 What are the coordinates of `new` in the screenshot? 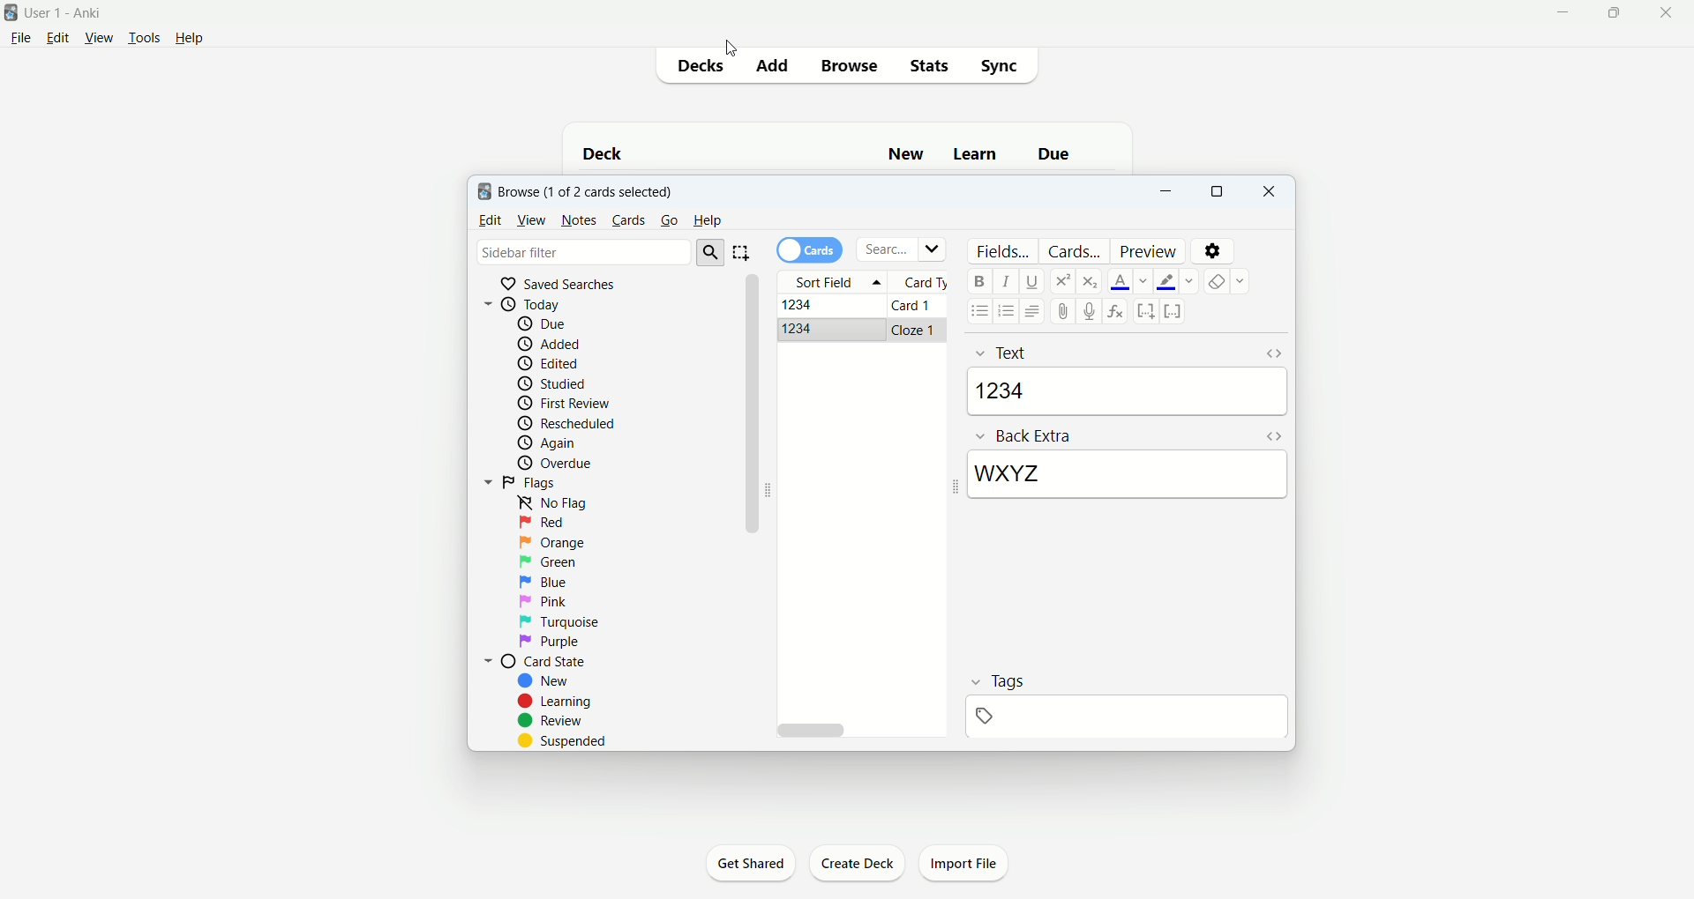 It's located at (904, 155).